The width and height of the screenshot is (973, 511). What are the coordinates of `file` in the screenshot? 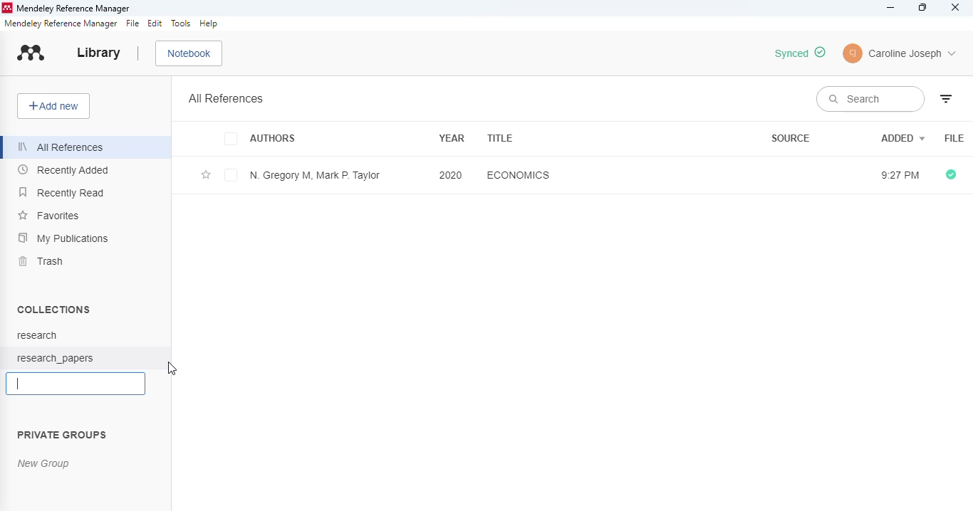 It's located at (954, 139).